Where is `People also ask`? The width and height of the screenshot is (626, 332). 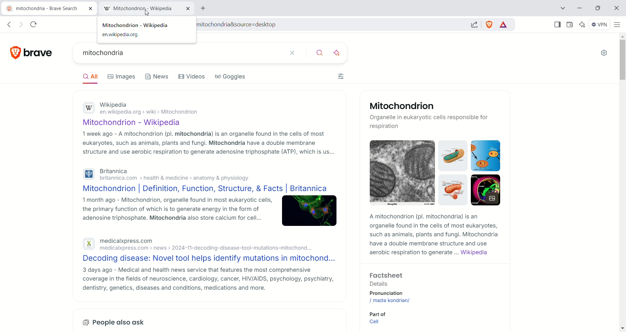
People also ask is located at coordinates (109, 321).